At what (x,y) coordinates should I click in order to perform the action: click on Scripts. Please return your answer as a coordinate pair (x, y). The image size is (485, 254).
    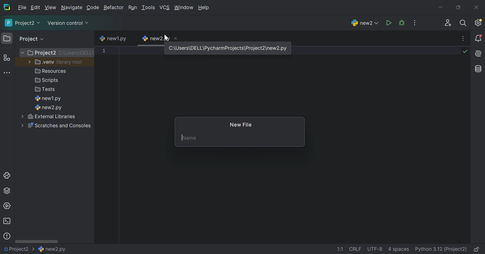
    Looking at the image, I should click on (47, 81).